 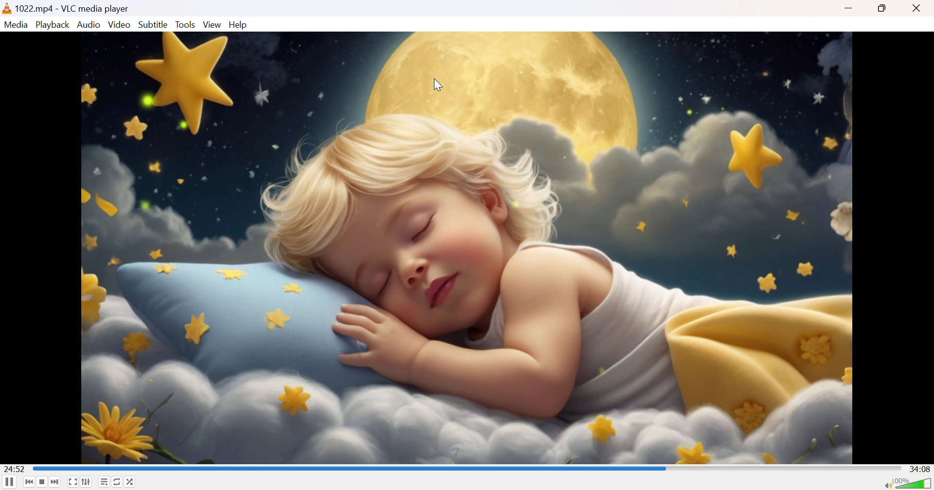 I want to click on Media, so click(x=16, y=24).